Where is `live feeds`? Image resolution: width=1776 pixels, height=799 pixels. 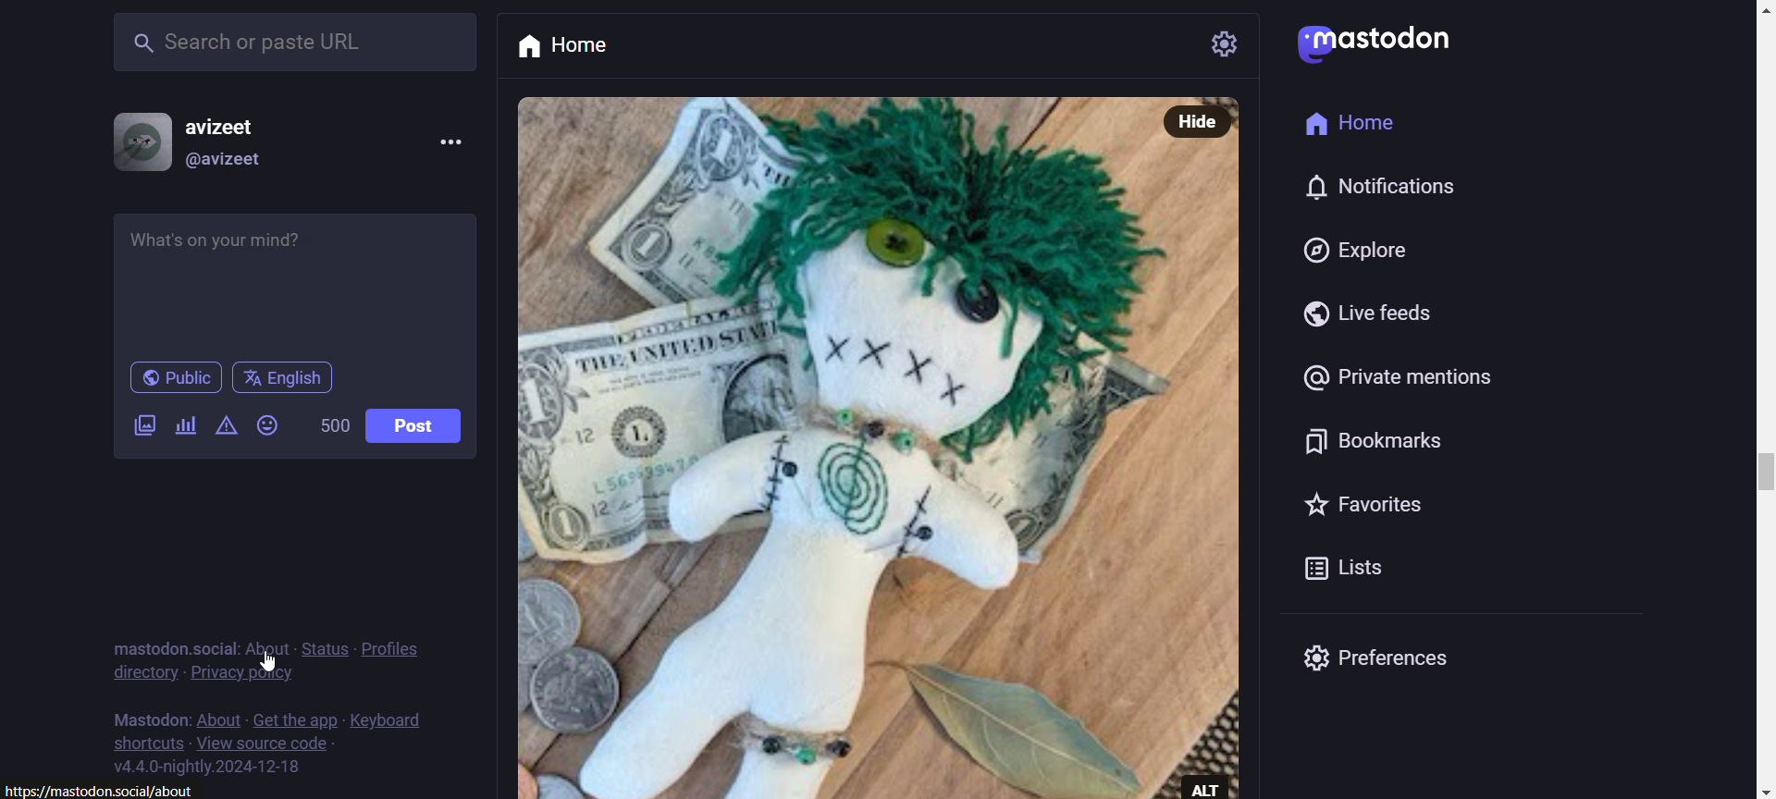 live feeds is located at coordinates (1364, 317).